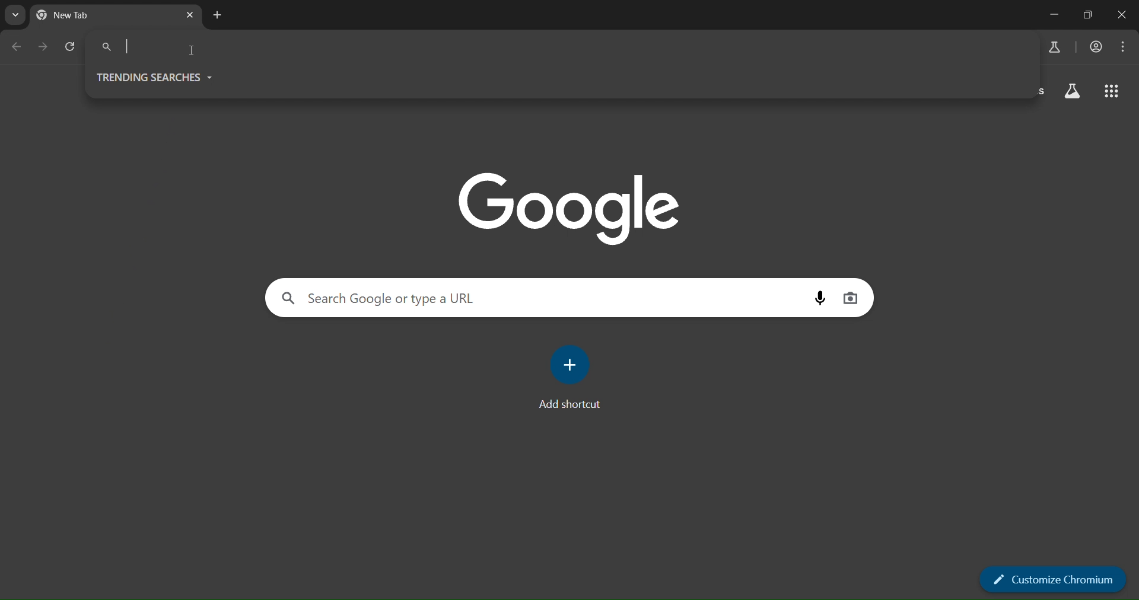  Describe the element at coordinates (191, 13) in the screenshot. I see `close tab` at that location.